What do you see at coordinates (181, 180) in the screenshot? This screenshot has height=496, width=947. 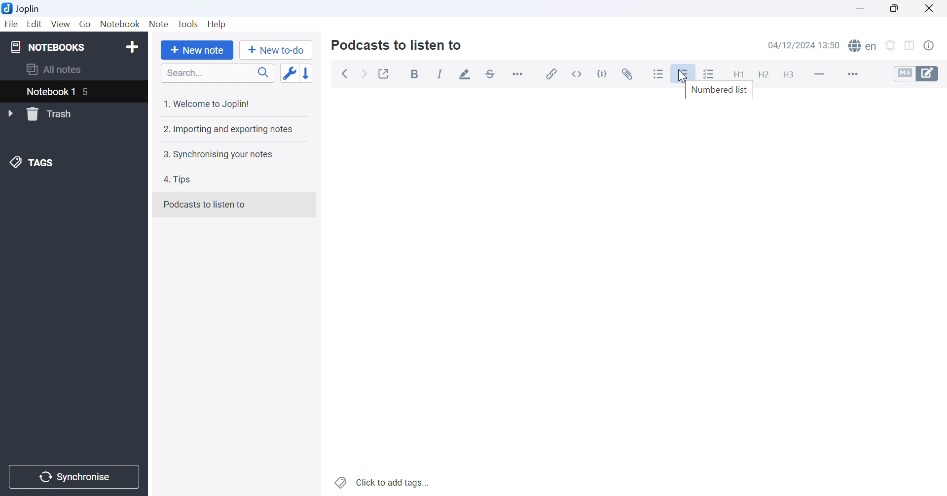 I see `4. Tips` at bounding box center [181, 180].